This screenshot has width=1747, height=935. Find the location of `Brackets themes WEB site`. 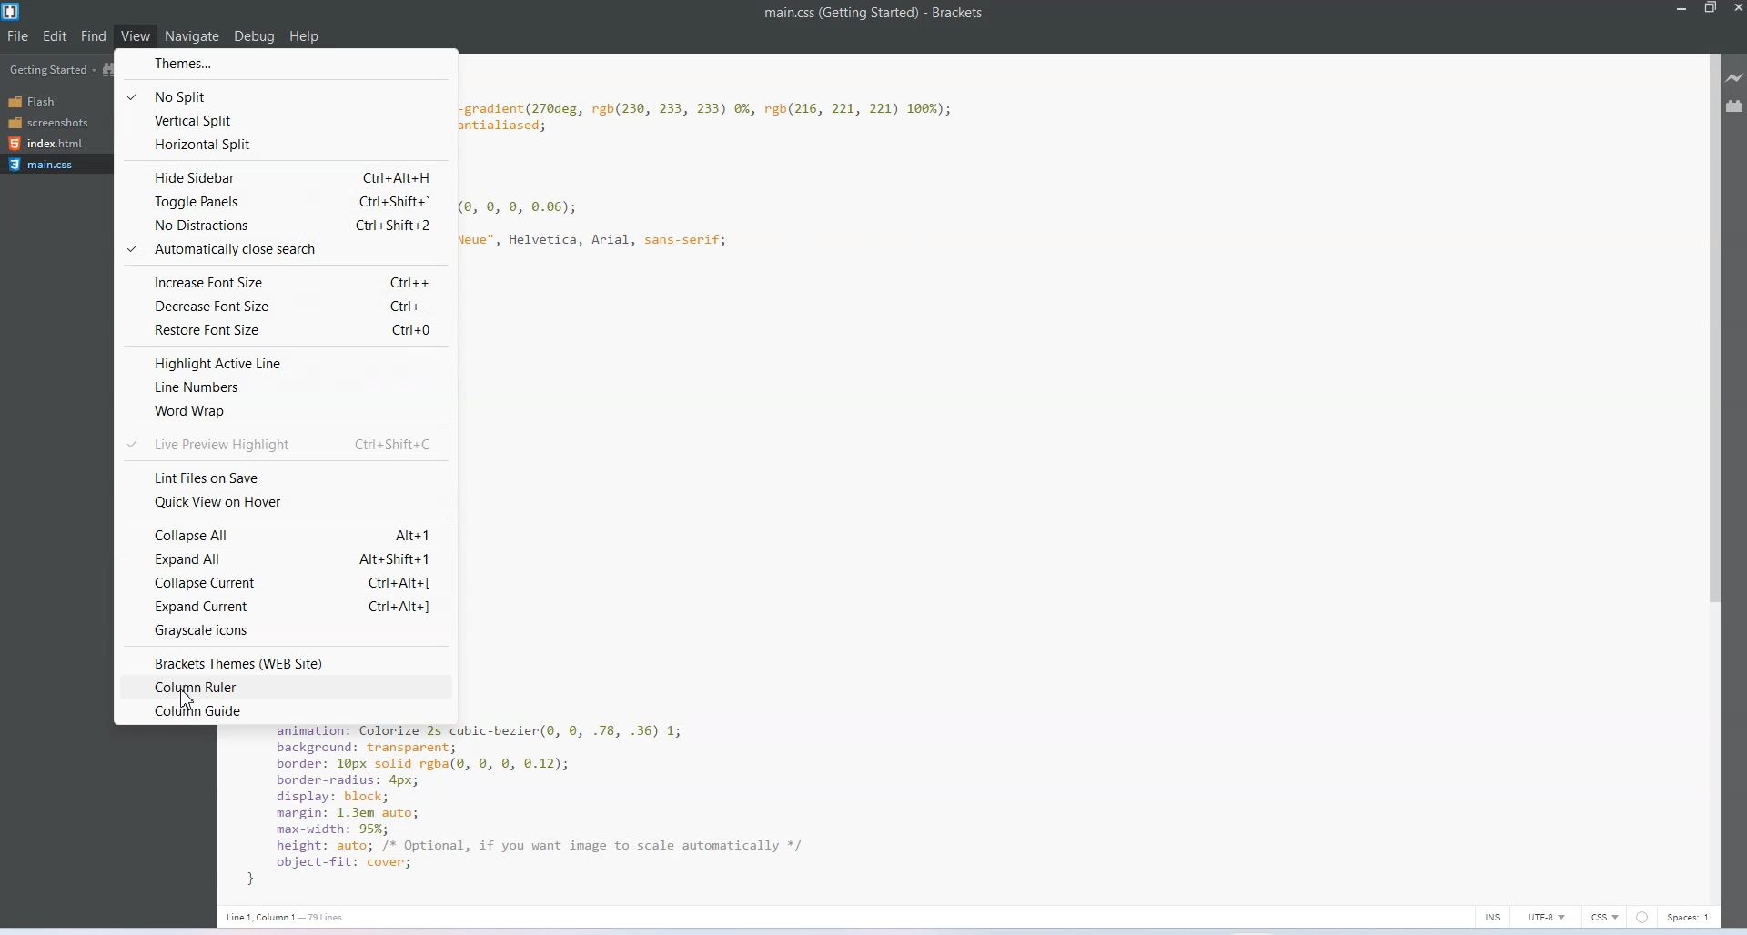

Brackets themes WEB site is located at coordinates (286, 661).